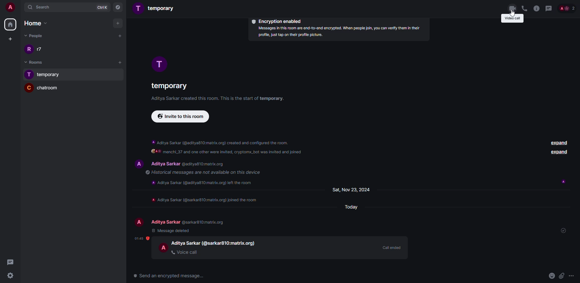  Describe the element at coordinates (13, 275) in the screenshot. I see `settings` at that location.